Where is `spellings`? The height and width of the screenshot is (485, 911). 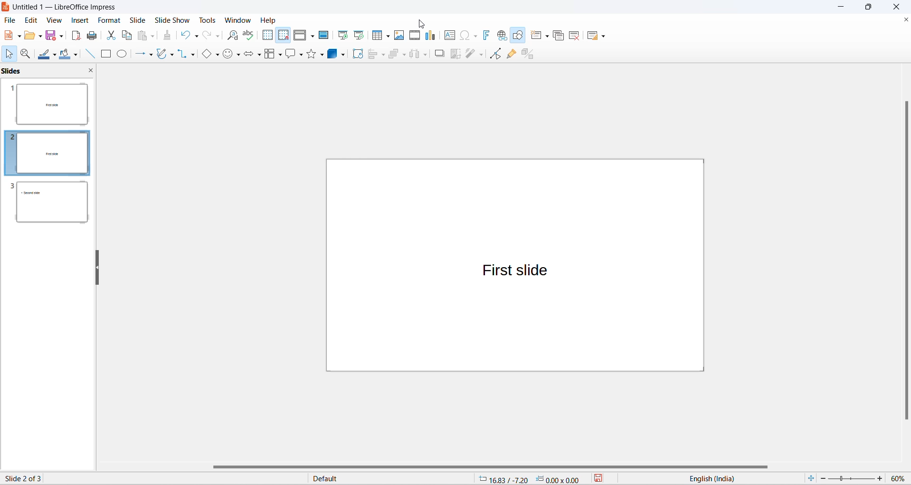
spellings is located at coordinates (250, 34).